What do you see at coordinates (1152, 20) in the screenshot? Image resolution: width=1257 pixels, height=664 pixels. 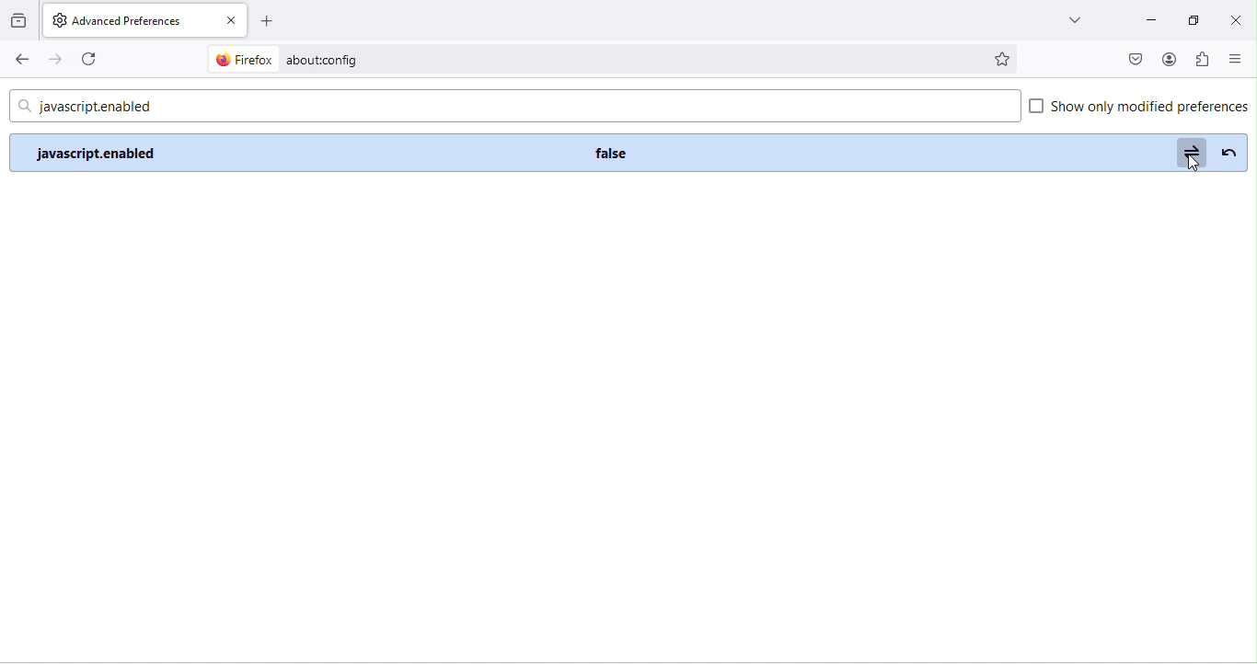 I see `minimize` at bounding box center [1152, 20].